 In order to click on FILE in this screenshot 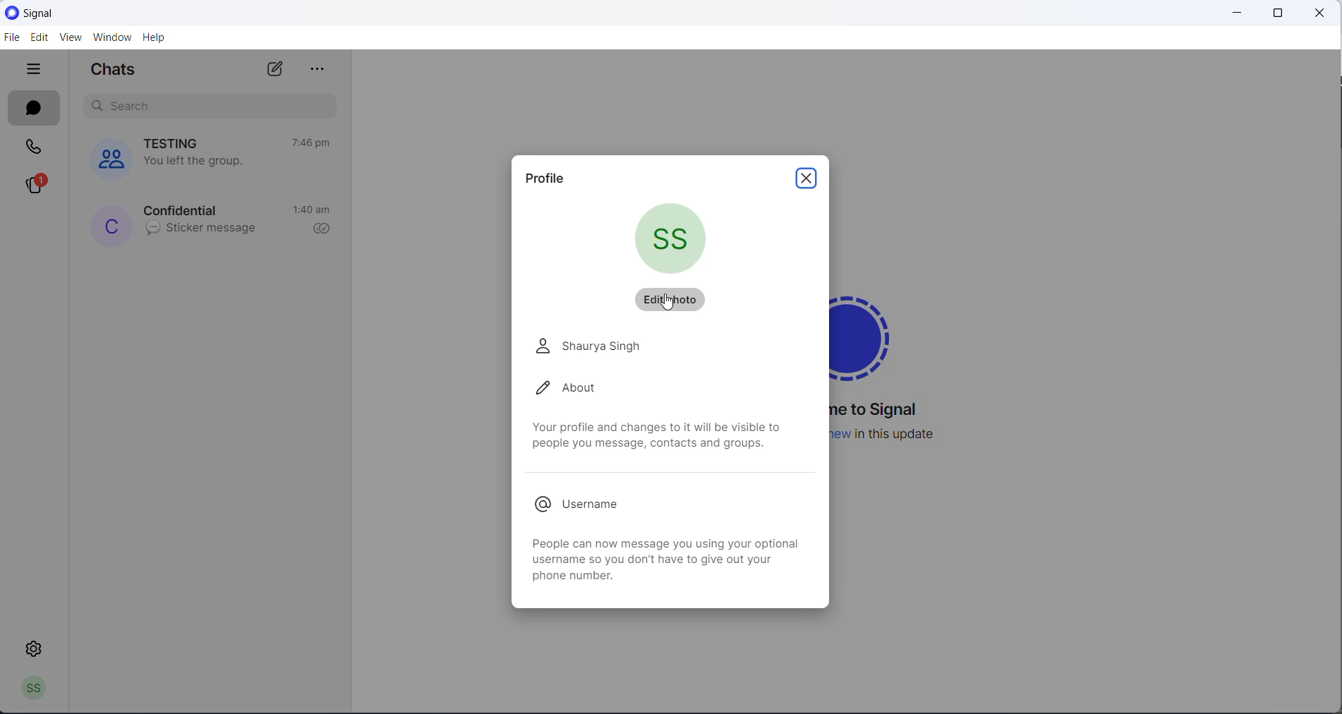, I will do `click(11, 37)`.